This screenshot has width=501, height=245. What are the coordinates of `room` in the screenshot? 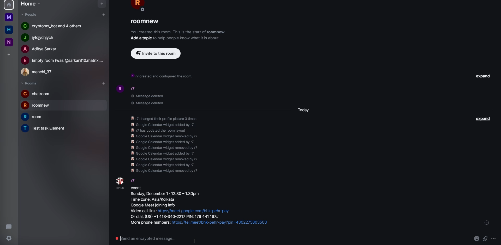 It's located at (39, 105).